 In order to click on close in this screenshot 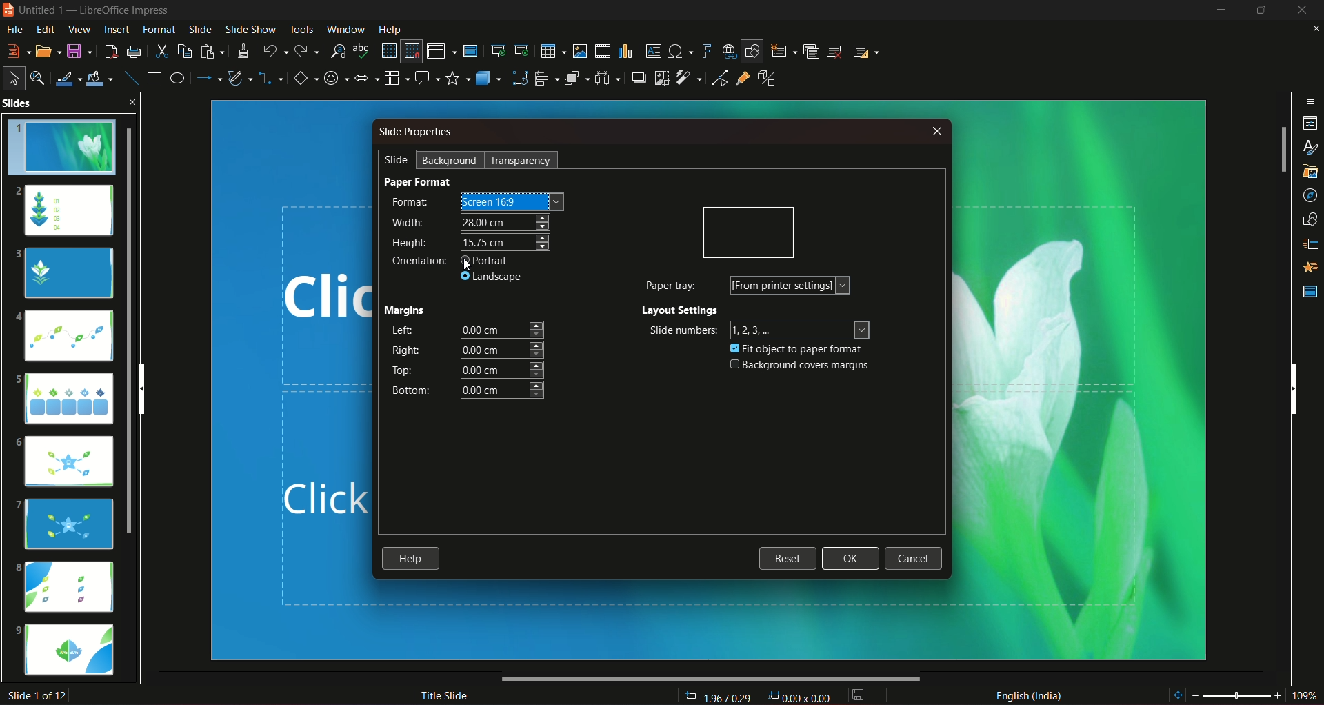, I will do `click(1312, 29)`.